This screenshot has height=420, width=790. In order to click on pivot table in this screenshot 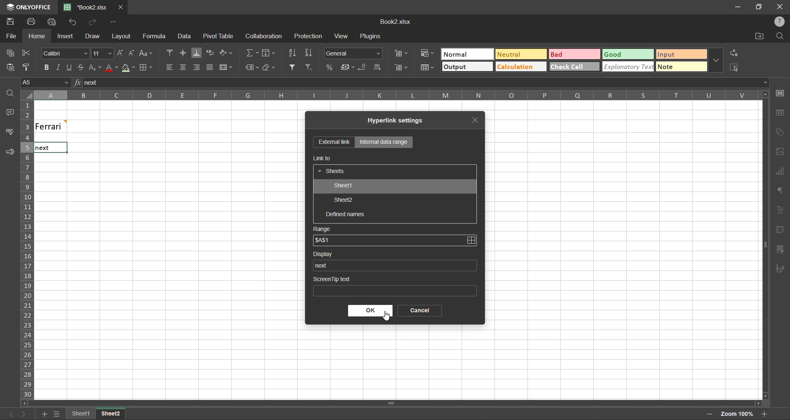, I will do `click(218, 37)`.